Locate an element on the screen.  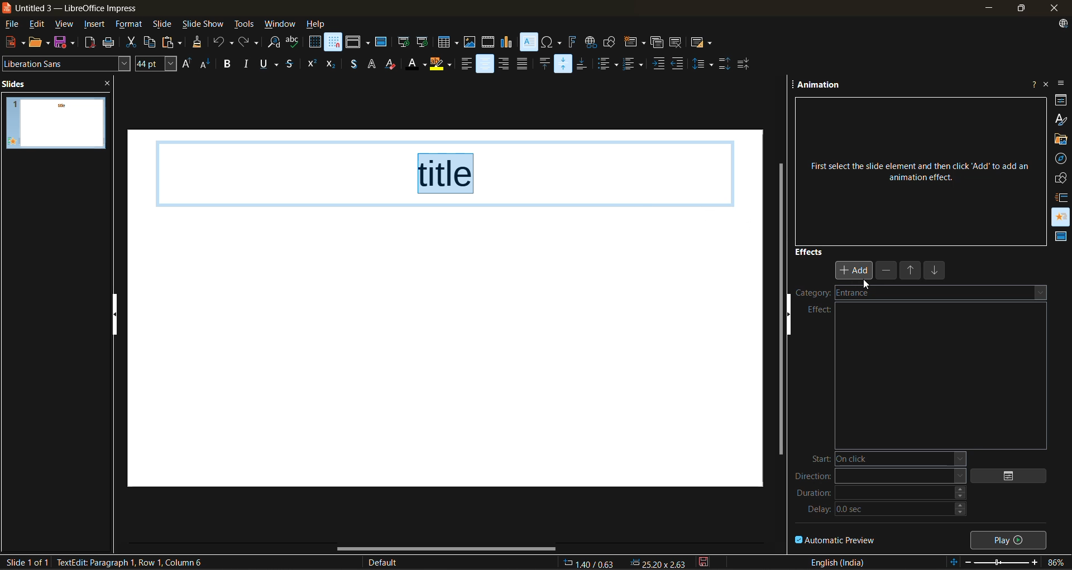
decrease paragraph spacing is located at coordinates (744, 64).